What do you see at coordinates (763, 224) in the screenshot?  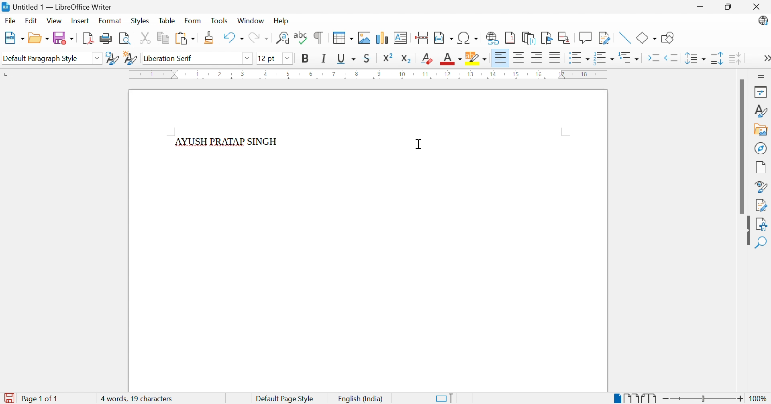 I see `Accessibility Check` at bounding box center [763, 224].